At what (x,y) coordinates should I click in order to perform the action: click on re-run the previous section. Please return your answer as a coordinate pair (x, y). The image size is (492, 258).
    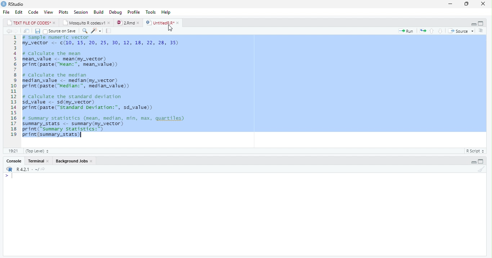
    Looking at the image, I should click on (423, 31).